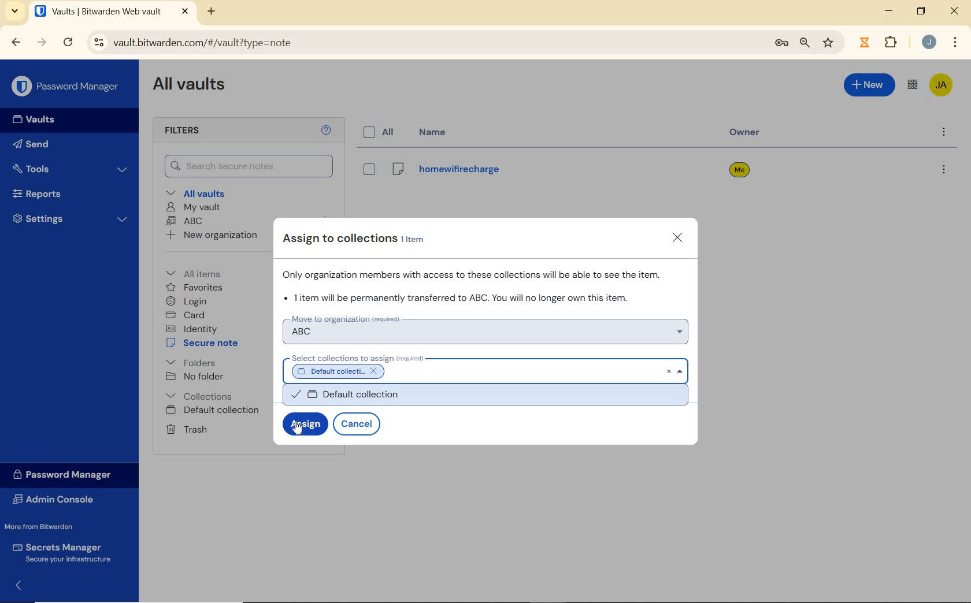  I want to click on Password Manager, so click(66, 87).